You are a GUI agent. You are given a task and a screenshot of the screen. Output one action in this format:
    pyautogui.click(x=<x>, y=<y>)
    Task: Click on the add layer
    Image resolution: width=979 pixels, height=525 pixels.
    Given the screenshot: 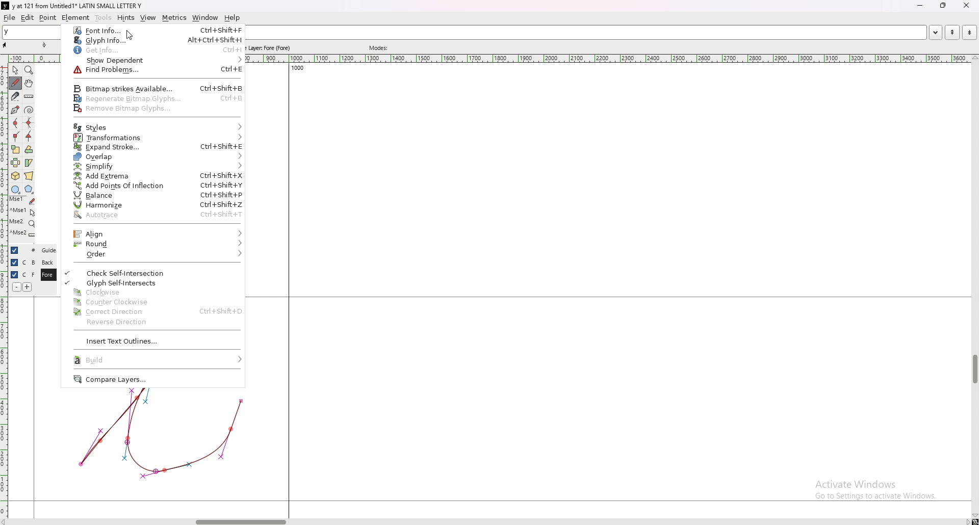 What is the action you would take?
    pyautogui.click(x=28, y=287)
    